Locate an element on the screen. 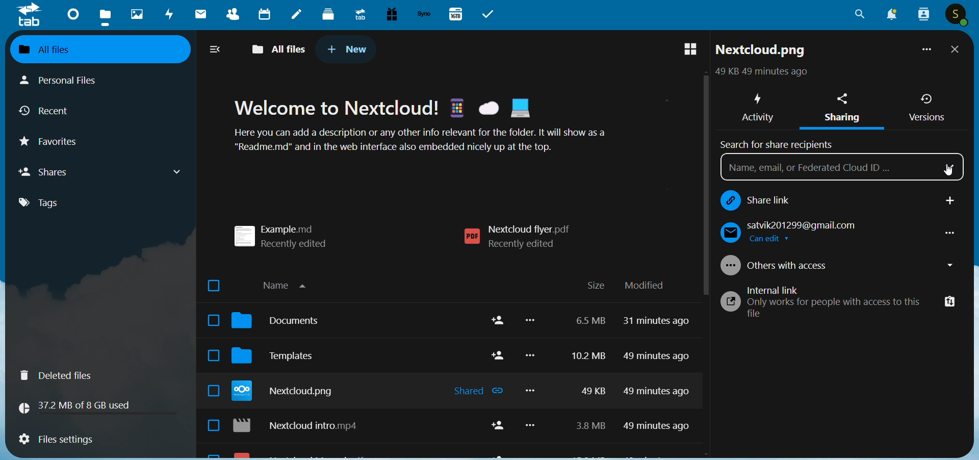  document is located at coordinates (282, 323).